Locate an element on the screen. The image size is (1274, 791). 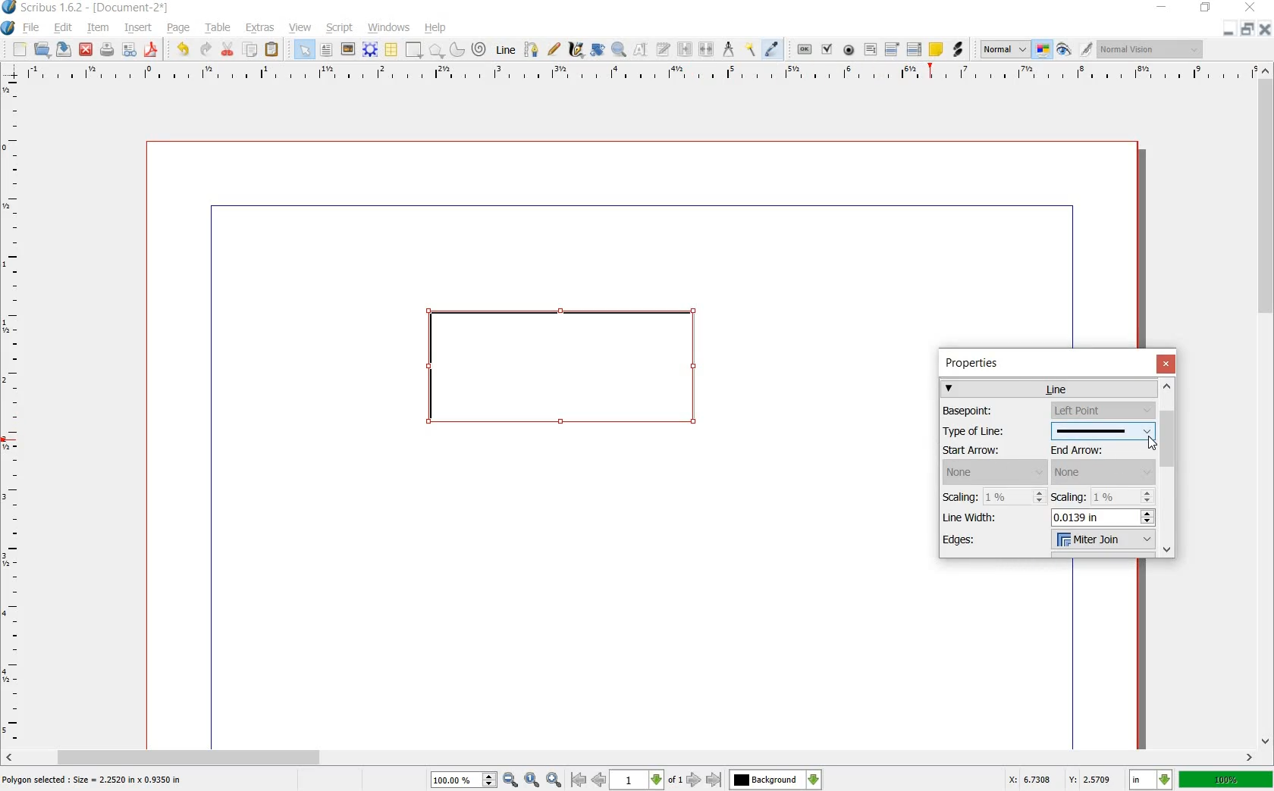
PASTE is located at coordinates (273, 49).